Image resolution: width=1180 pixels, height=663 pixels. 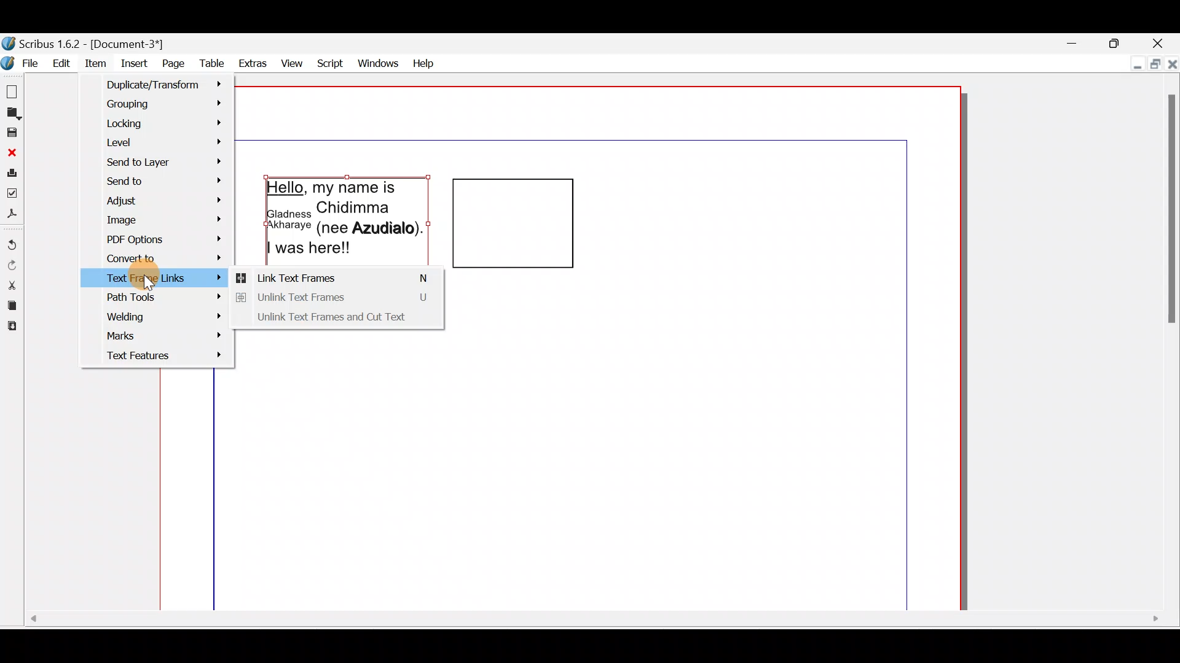 What do you see at coordinates (12, 114) in the screenshot?
I see `Open` at bounding box center [12, 114].